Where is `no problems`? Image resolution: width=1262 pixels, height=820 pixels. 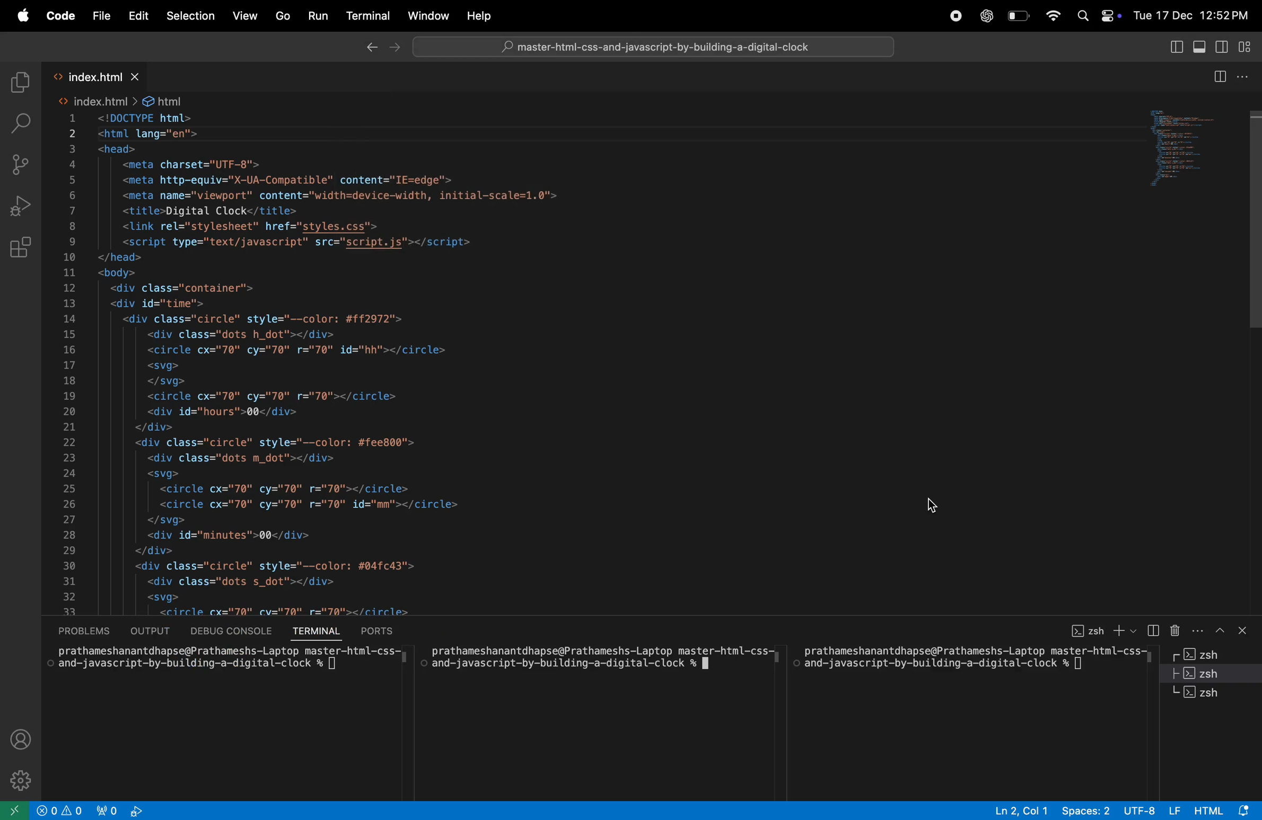 no problems is located at coordinates (61, 810).